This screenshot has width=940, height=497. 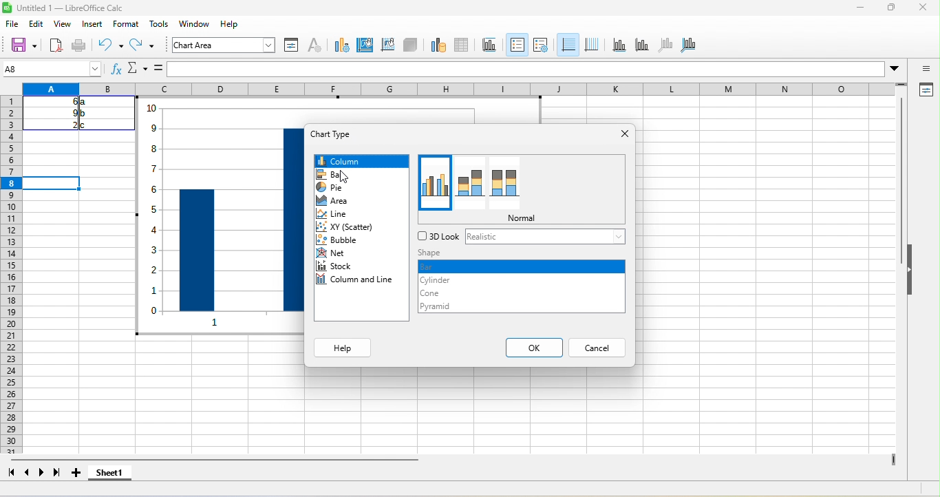 What do you see at coordinates (85, 103) in the screenshot?
I see `a` at bounding box center [85, 103].